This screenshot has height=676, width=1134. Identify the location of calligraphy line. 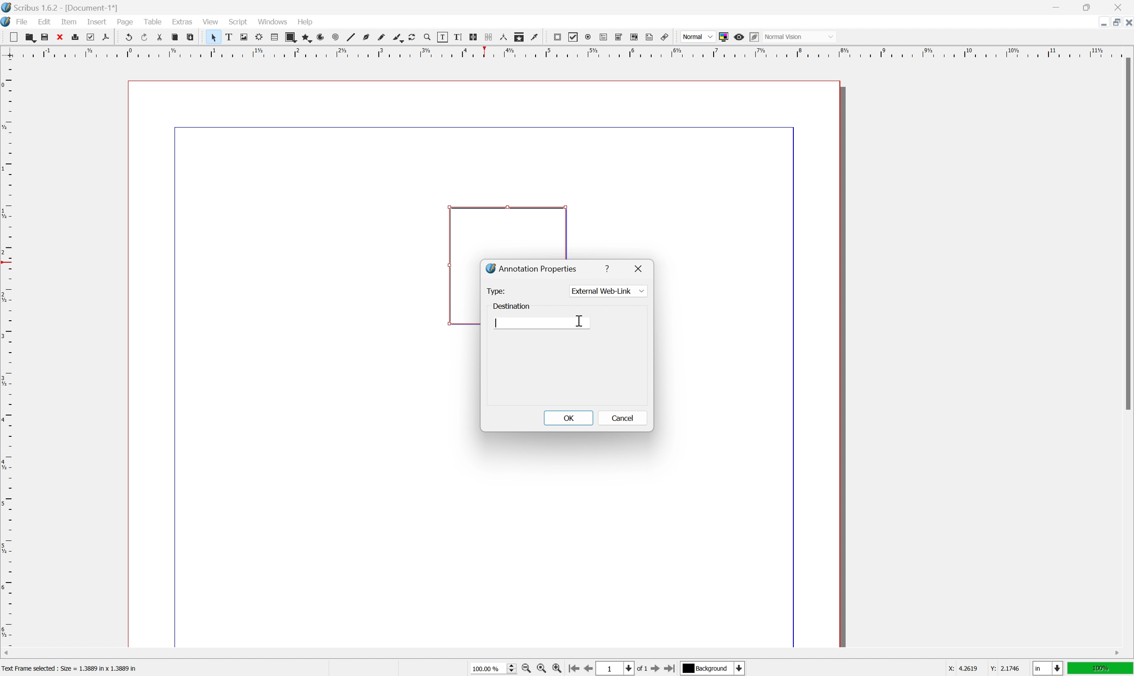
(398, 37).